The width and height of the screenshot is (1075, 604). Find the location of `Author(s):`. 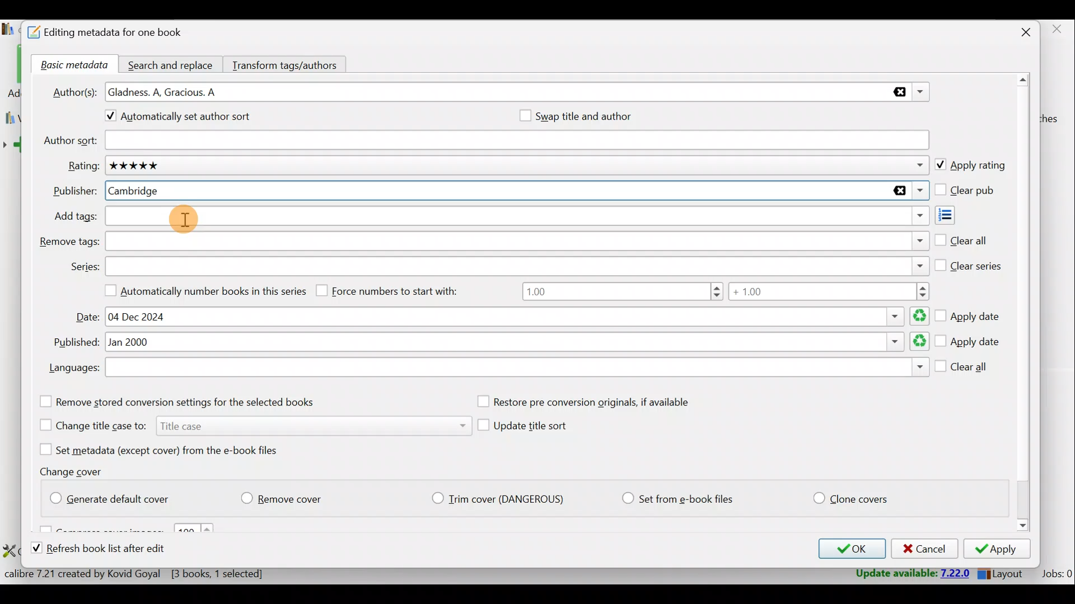

Author(s): is located at coordinates (74, 91).